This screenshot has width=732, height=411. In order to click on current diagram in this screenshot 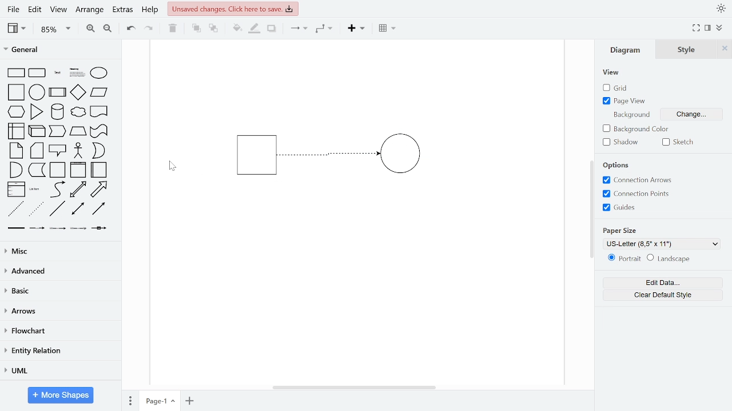, I will do `click(340, 153)`.